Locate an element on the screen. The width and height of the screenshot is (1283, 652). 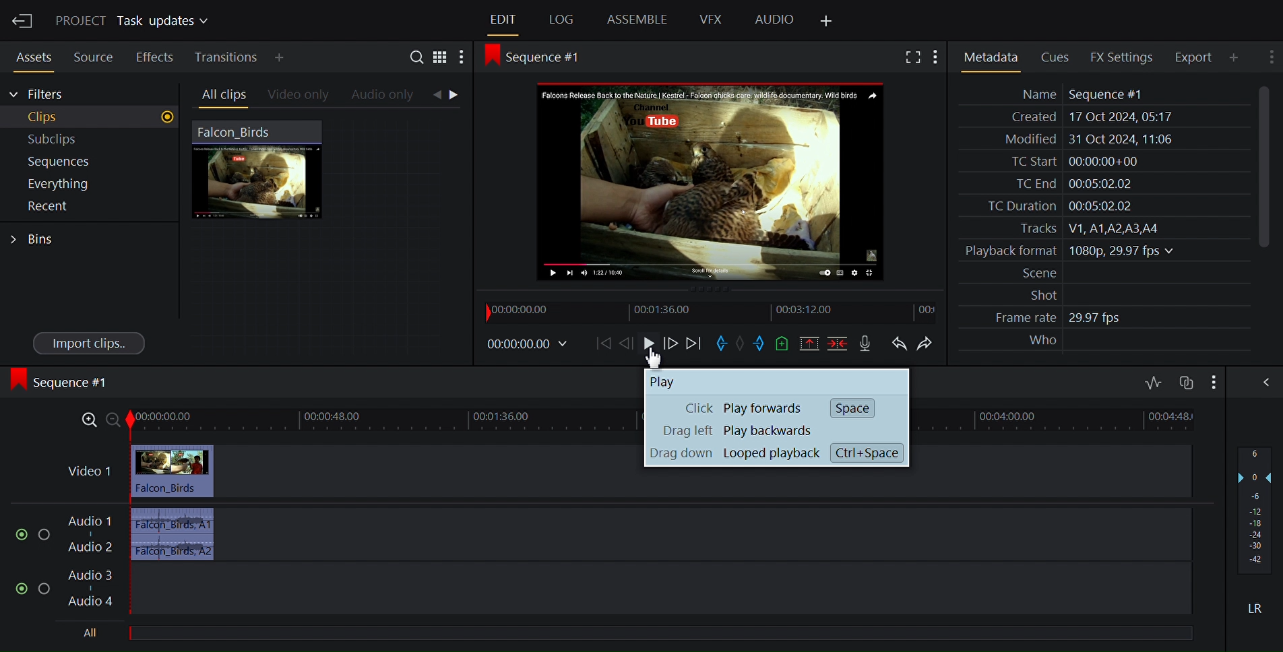
Record voice over is located at coordinates (867, 344).